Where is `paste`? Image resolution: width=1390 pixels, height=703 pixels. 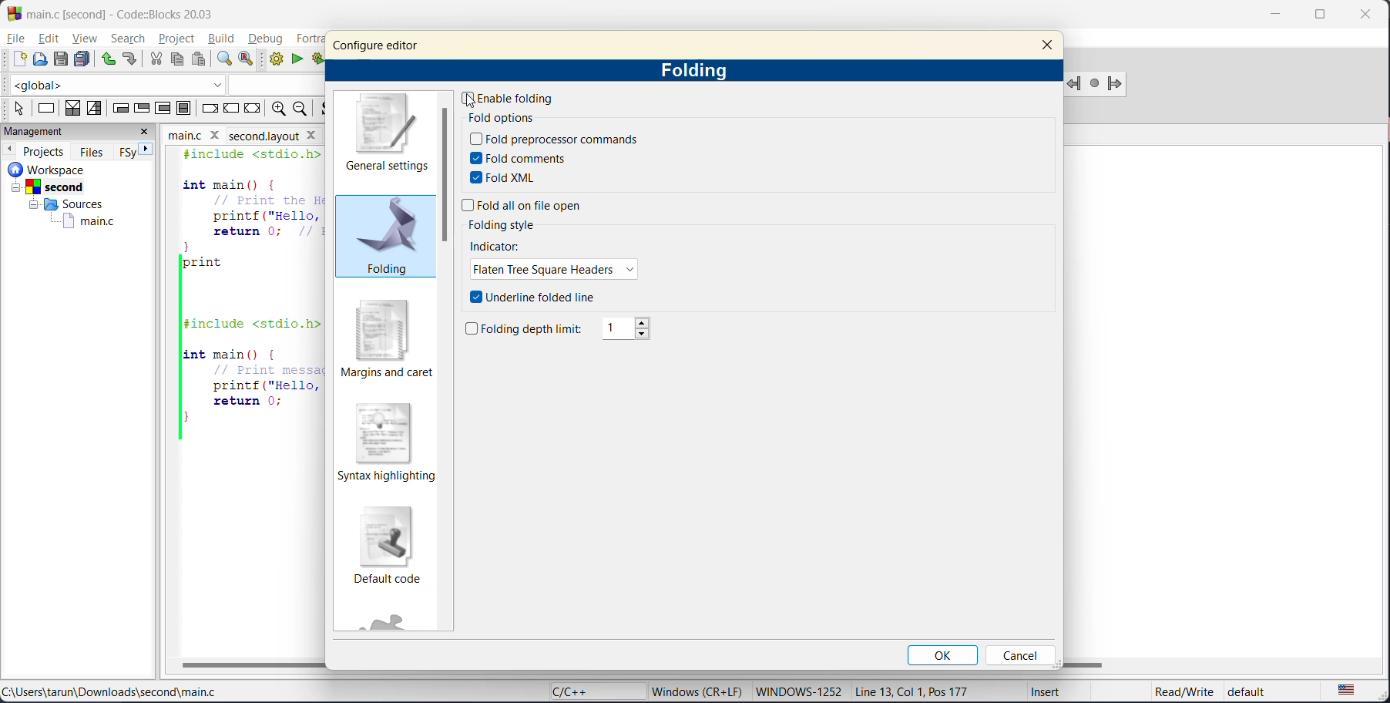
paste is located at coordinates (198, 59).